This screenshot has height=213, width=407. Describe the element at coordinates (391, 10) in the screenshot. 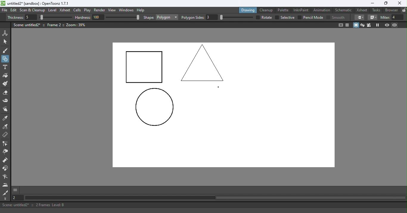

I see `Browser` at that location.